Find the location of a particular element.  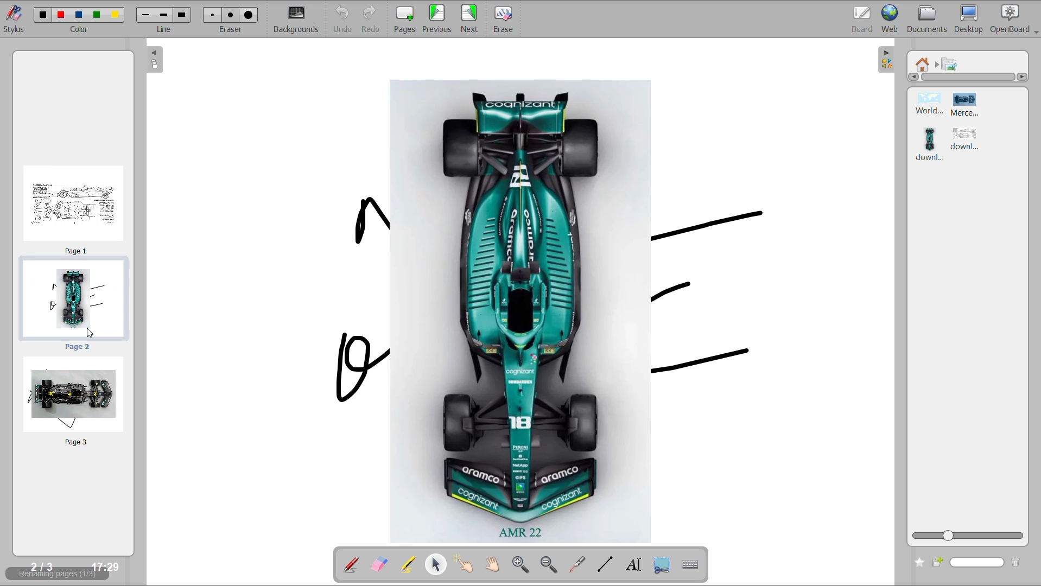

zoom out is located at coordinates (551, 565).